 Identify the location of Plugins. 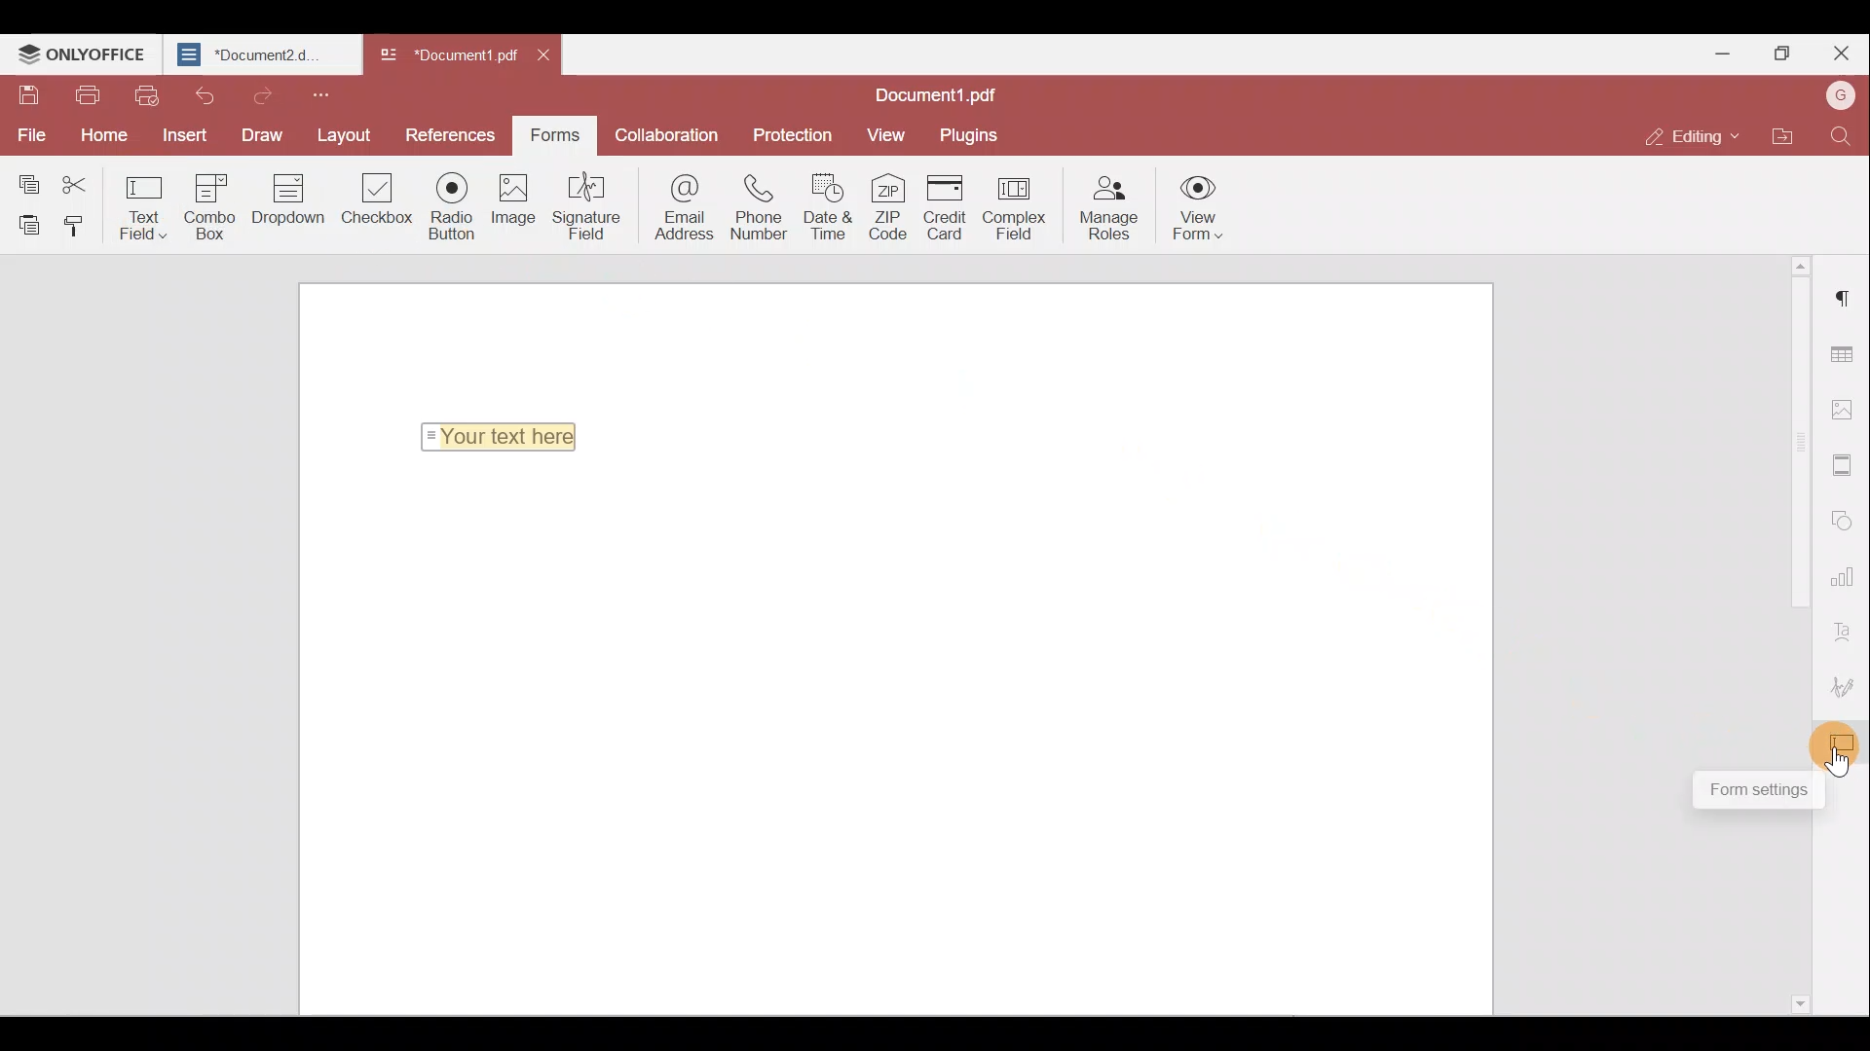
(972, 134).